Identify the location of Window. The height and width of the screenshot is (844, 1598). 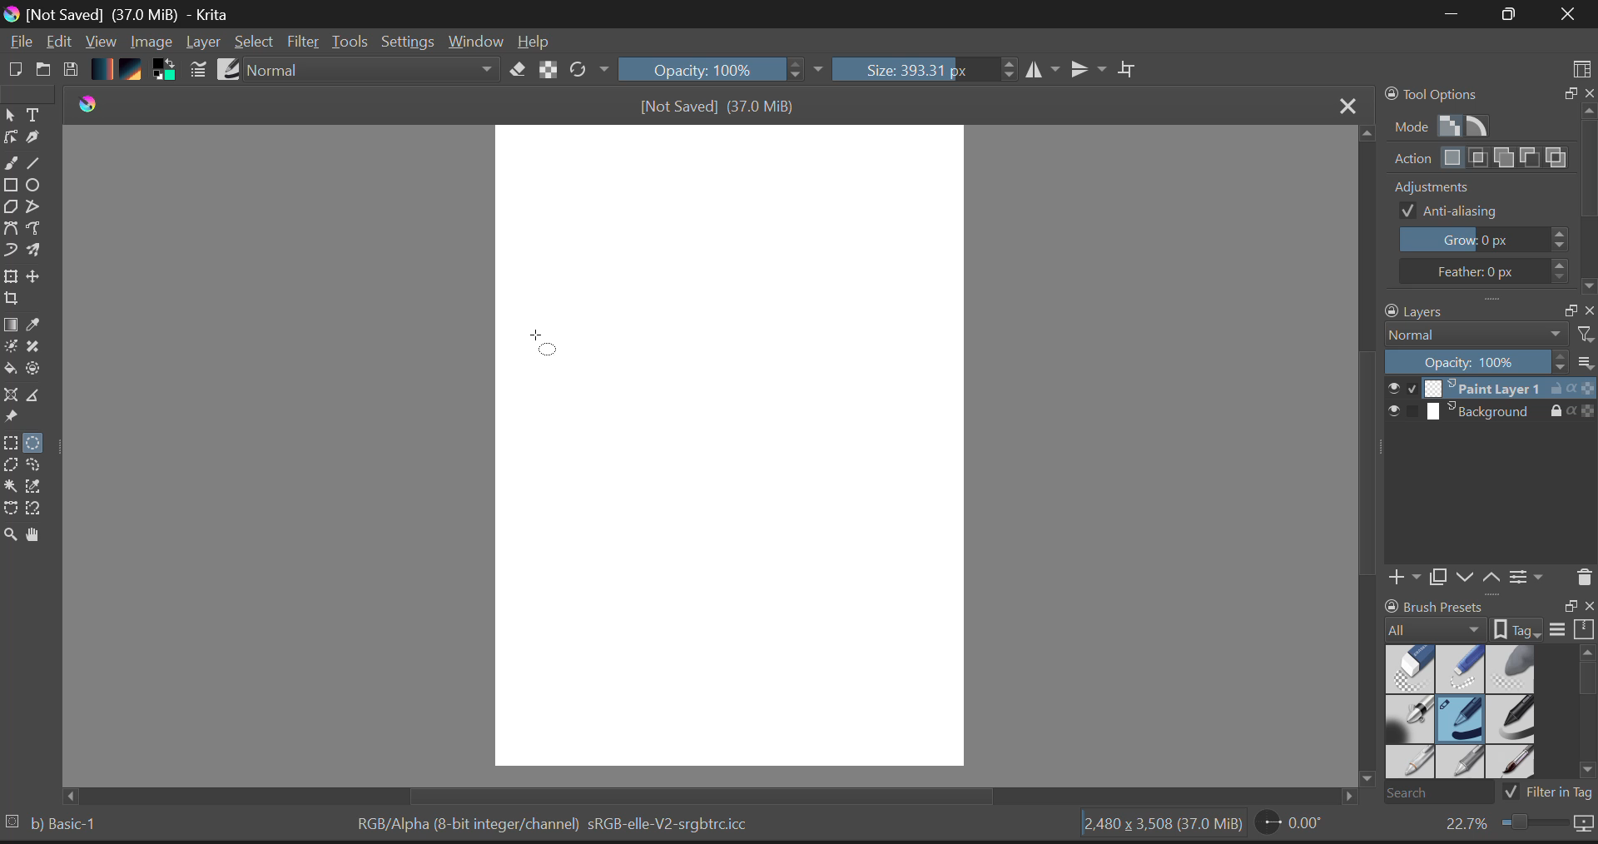
(474, 41).